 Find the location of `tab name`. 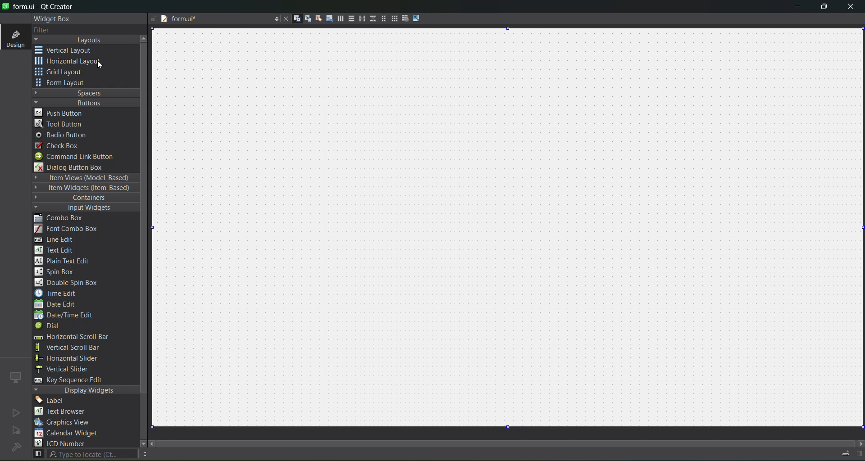

tab name is located at coordinates (214, 19).